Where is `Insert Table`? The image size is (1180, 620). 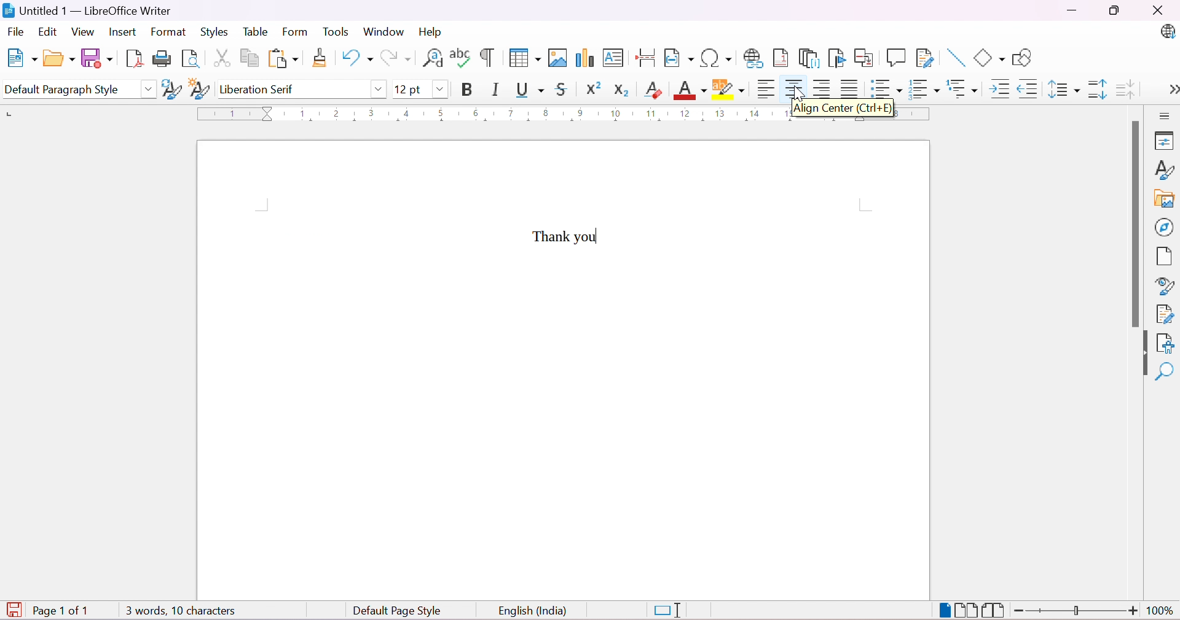 Insert Table is located at coordinates (524, 58).